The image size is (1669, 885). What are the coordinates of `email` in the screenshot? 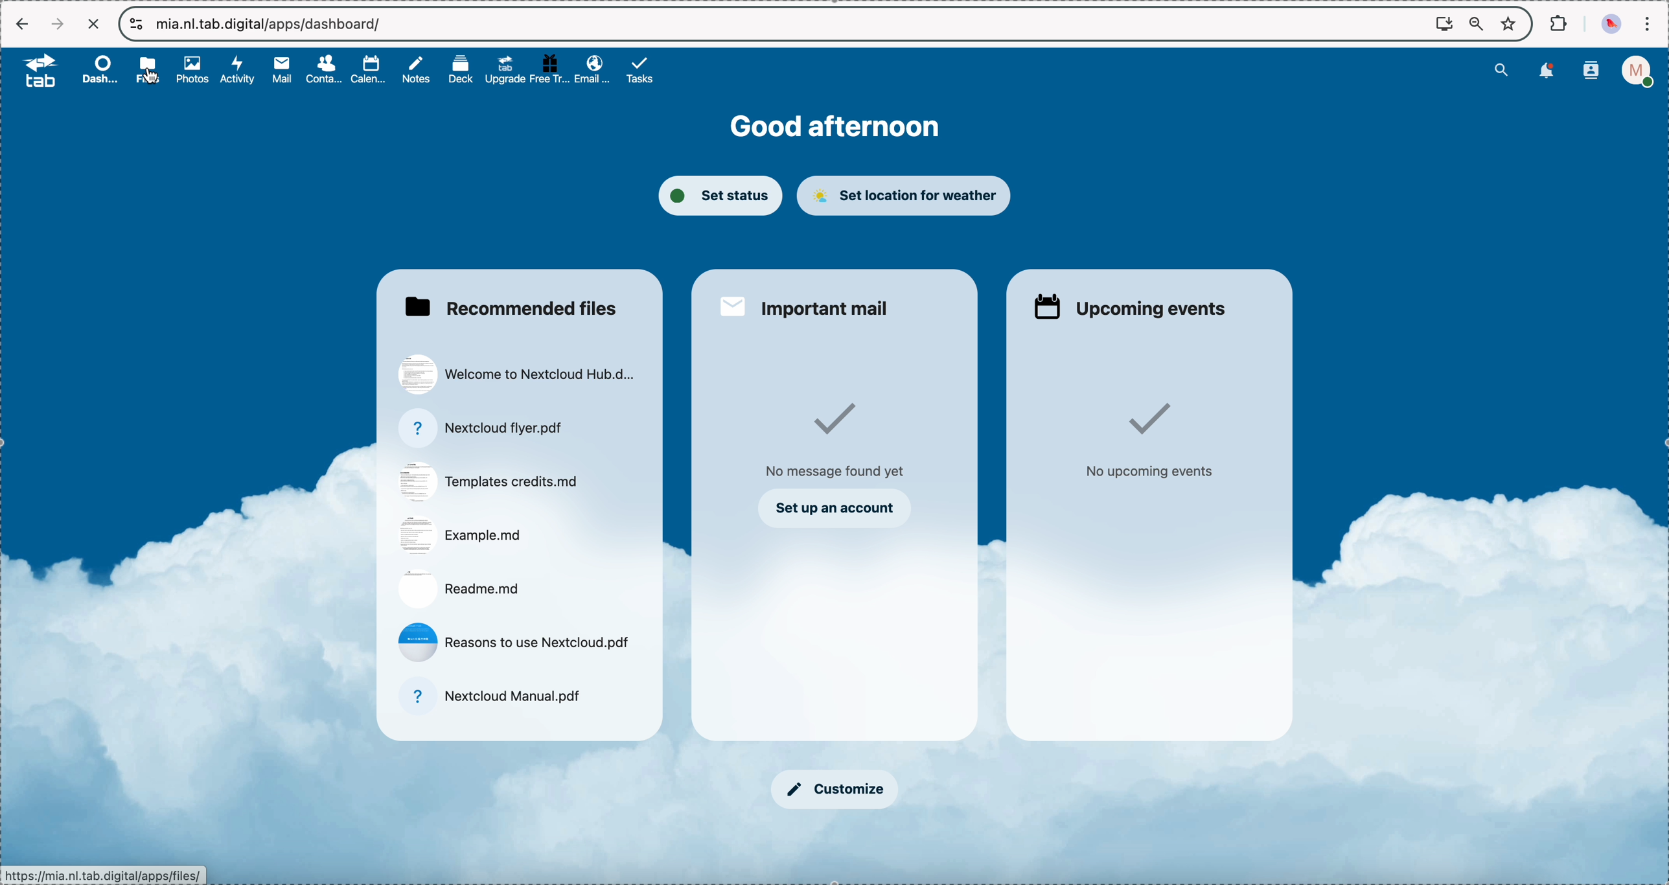 It's located at (592, 69).